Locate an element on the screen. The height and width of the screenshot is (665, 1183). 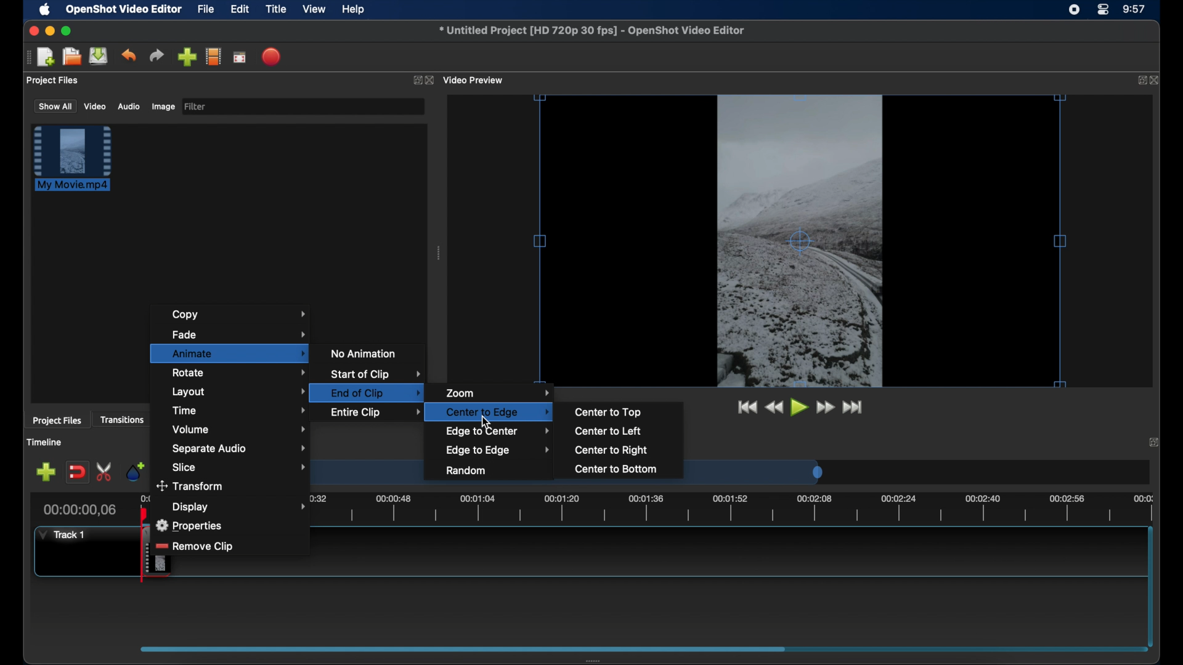
animate menu is located at coordinates (230, 353).